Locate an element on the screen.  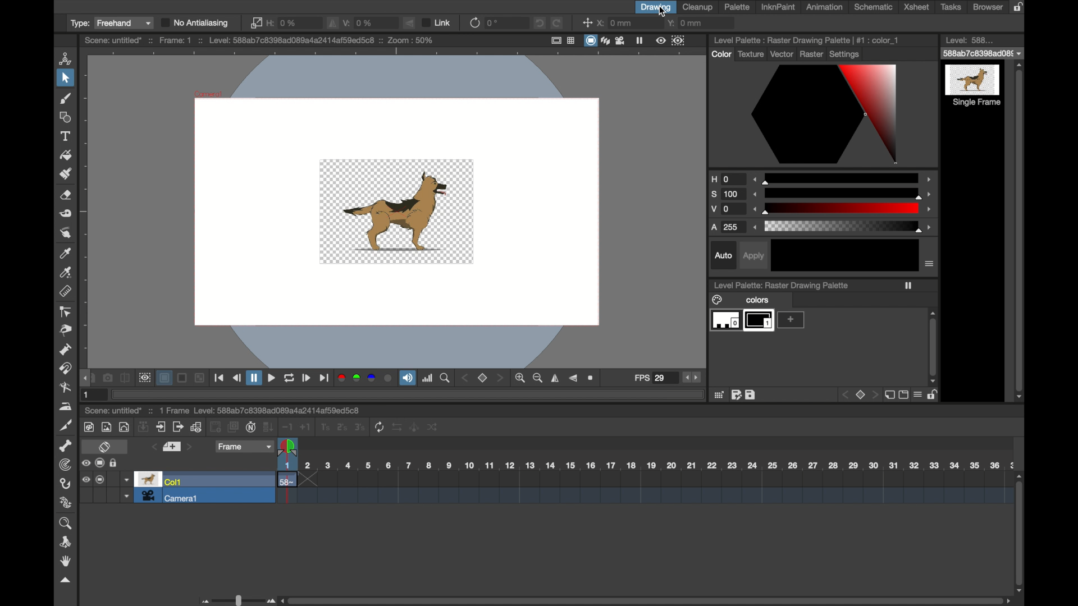
rgb color picker tool is located at coordinates (67, 273).